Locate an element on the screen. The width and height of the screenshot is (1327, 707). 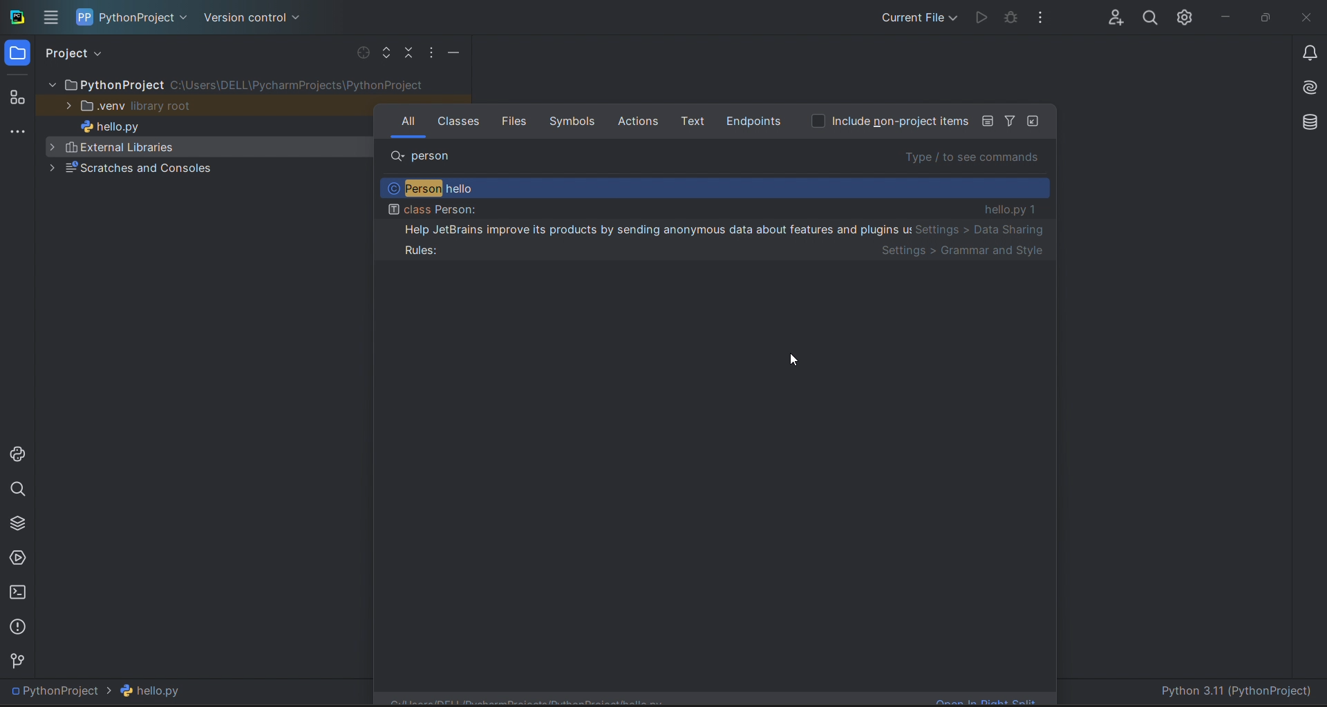
debug is located at coordinates (1011, 16).